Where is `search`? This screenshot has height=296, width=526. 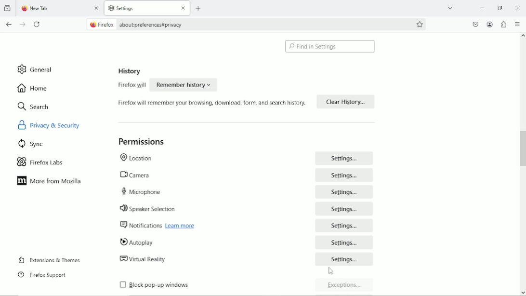
search is located at coordinates (34, 106).